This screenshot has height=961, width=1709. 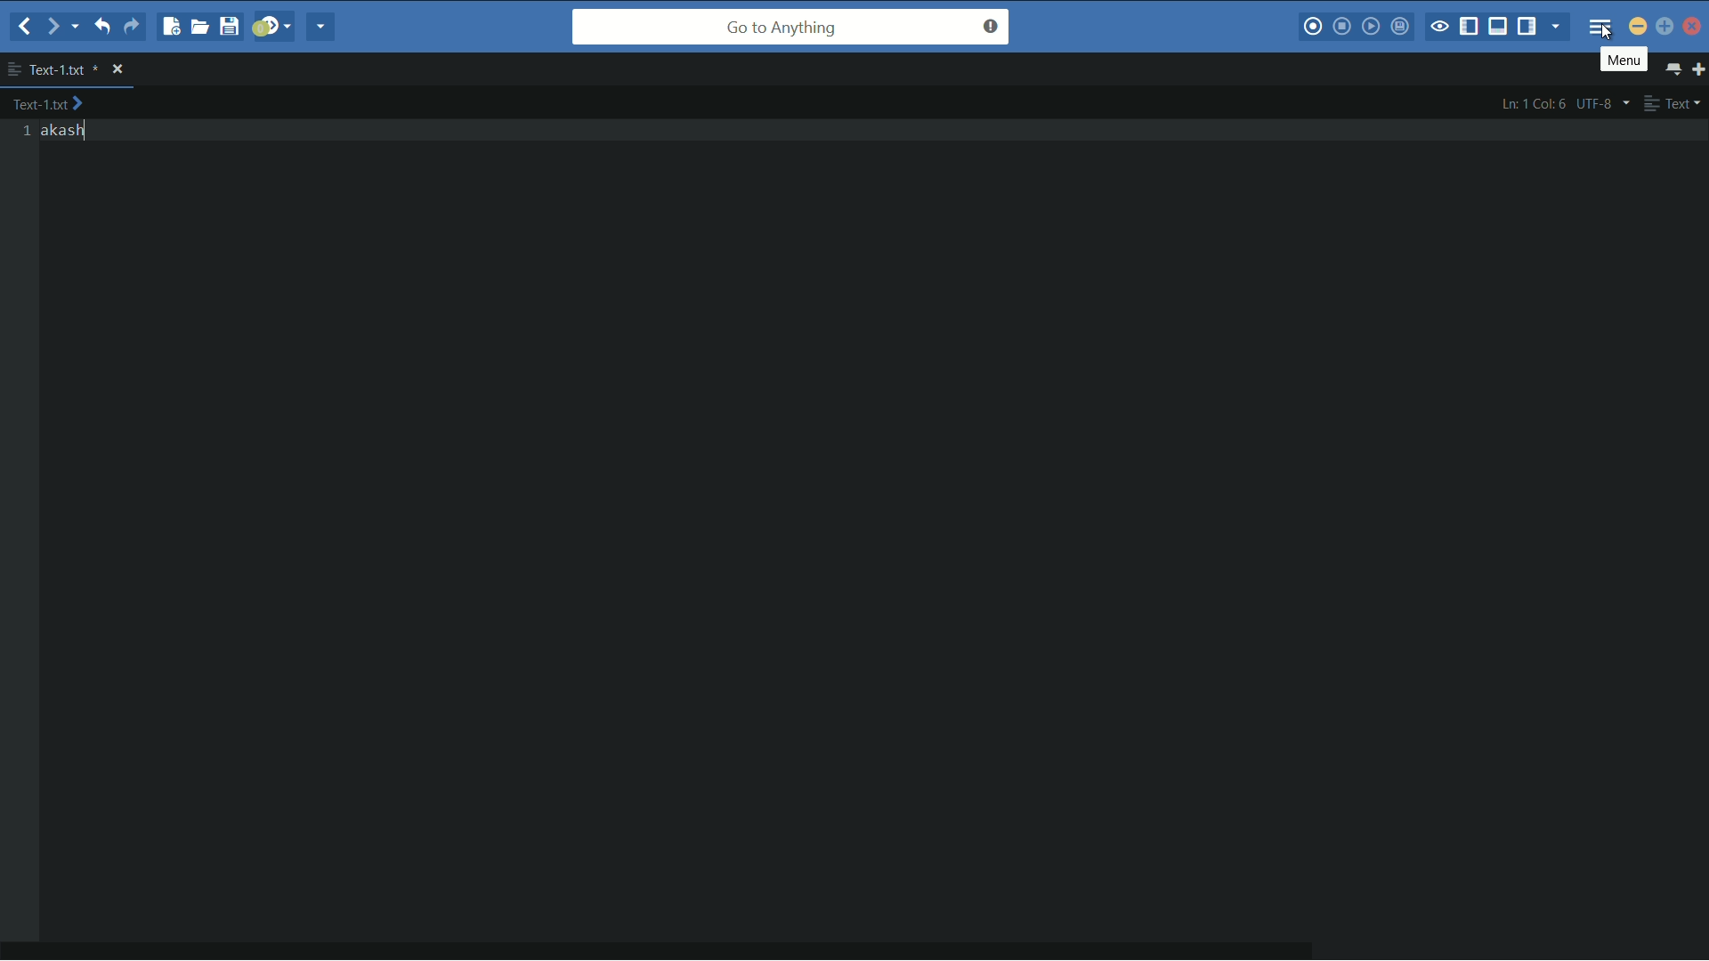 What do you see at coordinates (1638, 27) in the screenshot?
I see `minimize` at bounding box center [1638, 27].